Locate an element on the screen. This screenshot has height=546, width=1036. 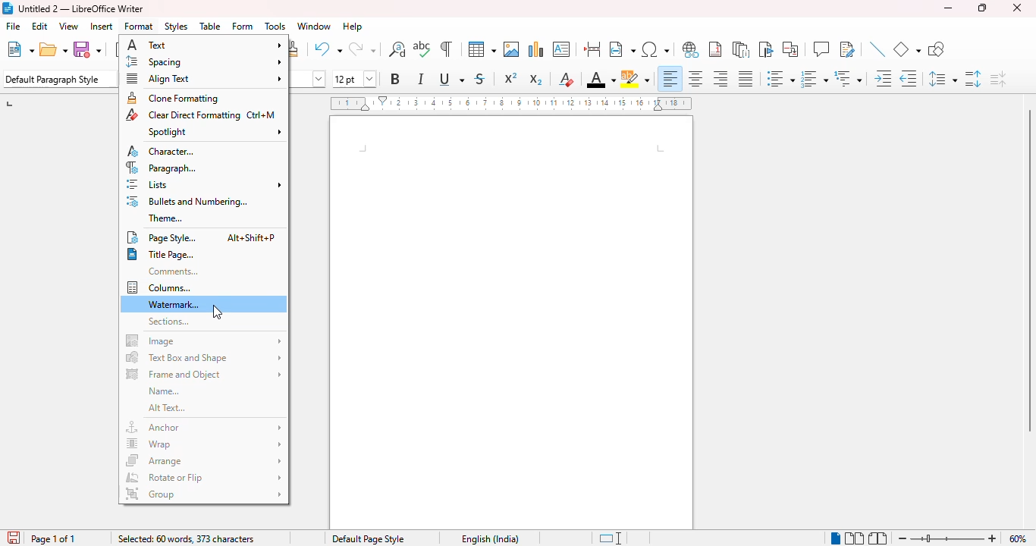
anchor is located at coordinates (203, 427).